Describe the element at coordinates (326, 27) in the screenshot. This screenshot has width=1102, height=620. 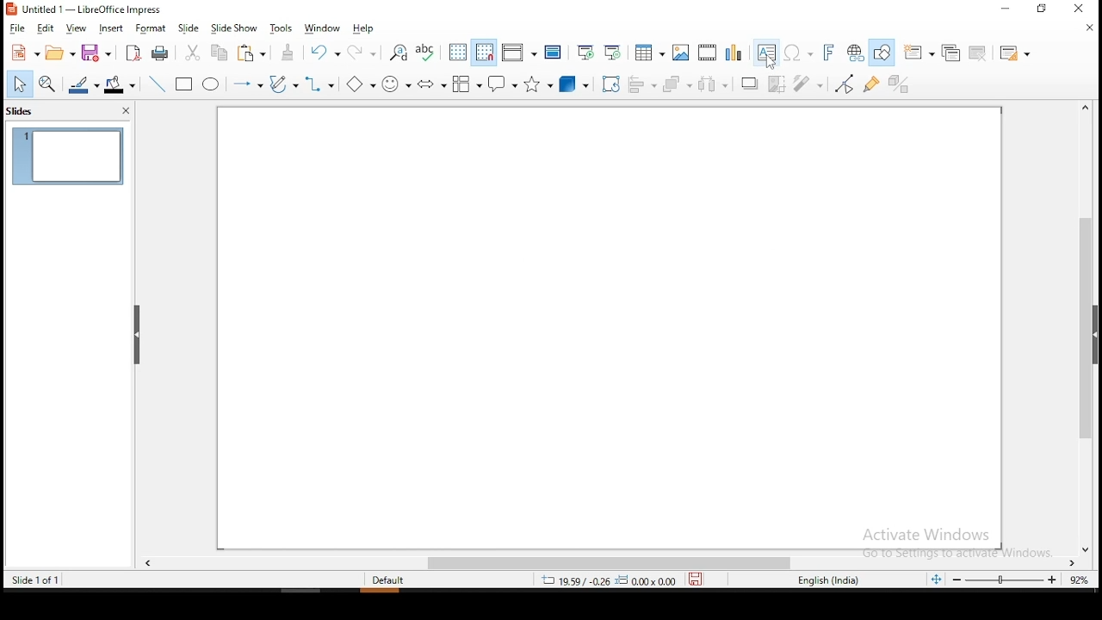
I see `window` at that location.